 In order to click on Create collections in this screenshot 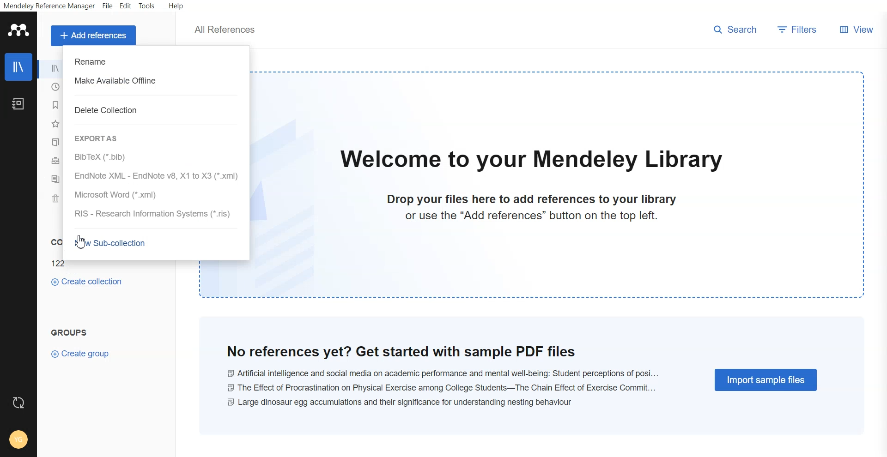, I will do `click(89, 282)`.